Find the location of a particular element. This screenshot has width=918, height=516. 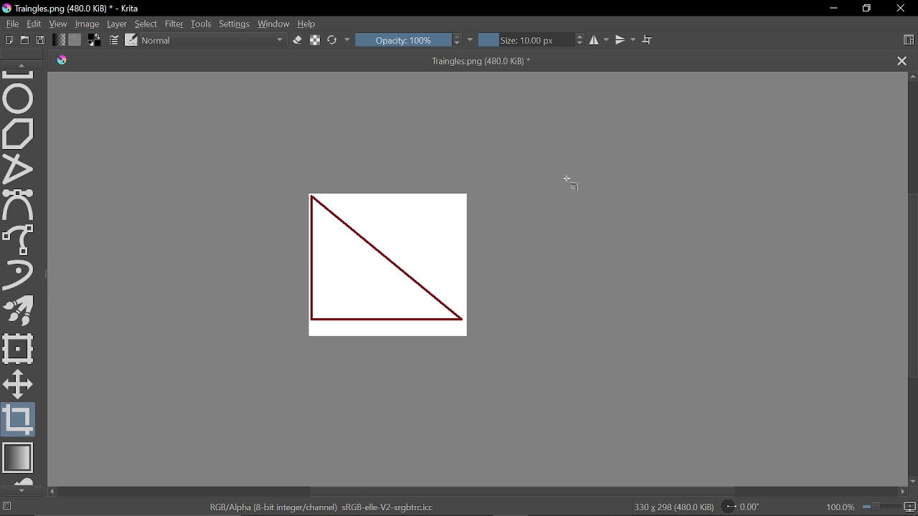

Bezier select tool is located at coordinates (18, 205).